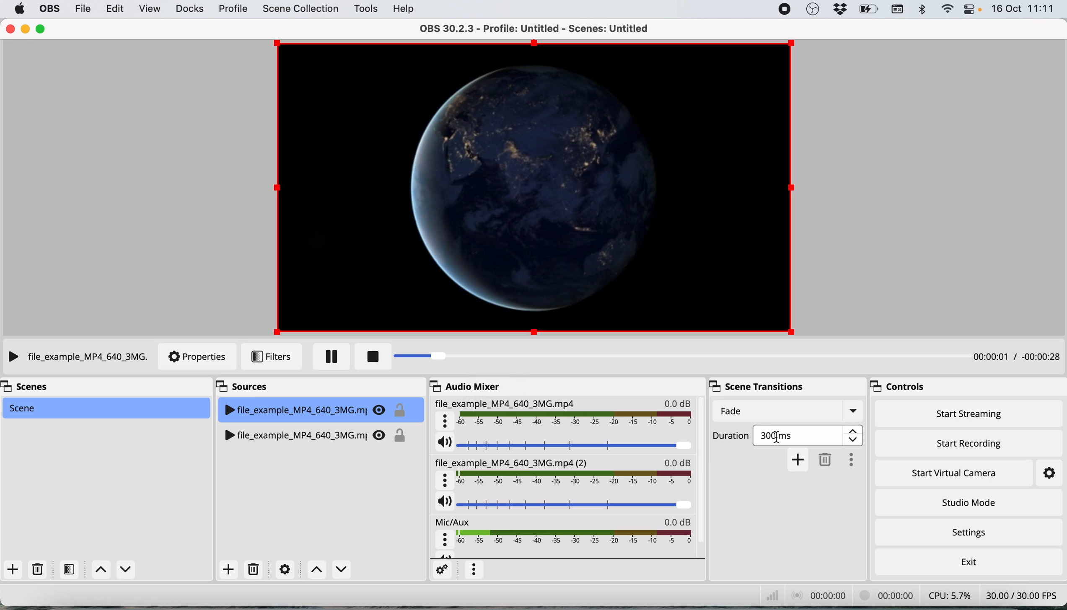  What do you see at coordinates (321, 407) in the screenshot?
I see `current source` at bounding box center [321, 407].